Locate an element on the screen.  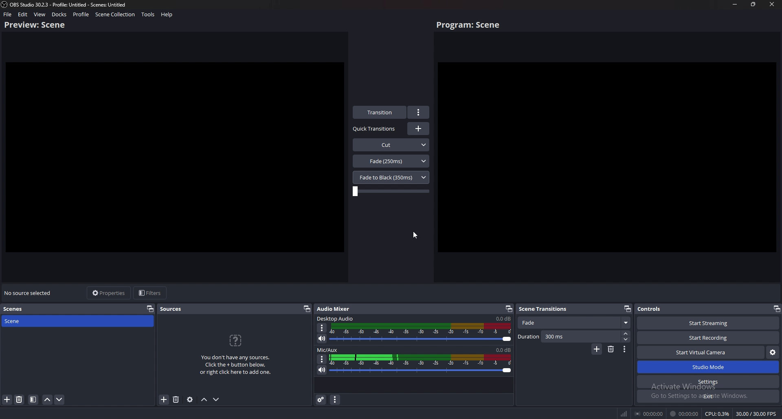
resize is located at coordinates (753, 4).